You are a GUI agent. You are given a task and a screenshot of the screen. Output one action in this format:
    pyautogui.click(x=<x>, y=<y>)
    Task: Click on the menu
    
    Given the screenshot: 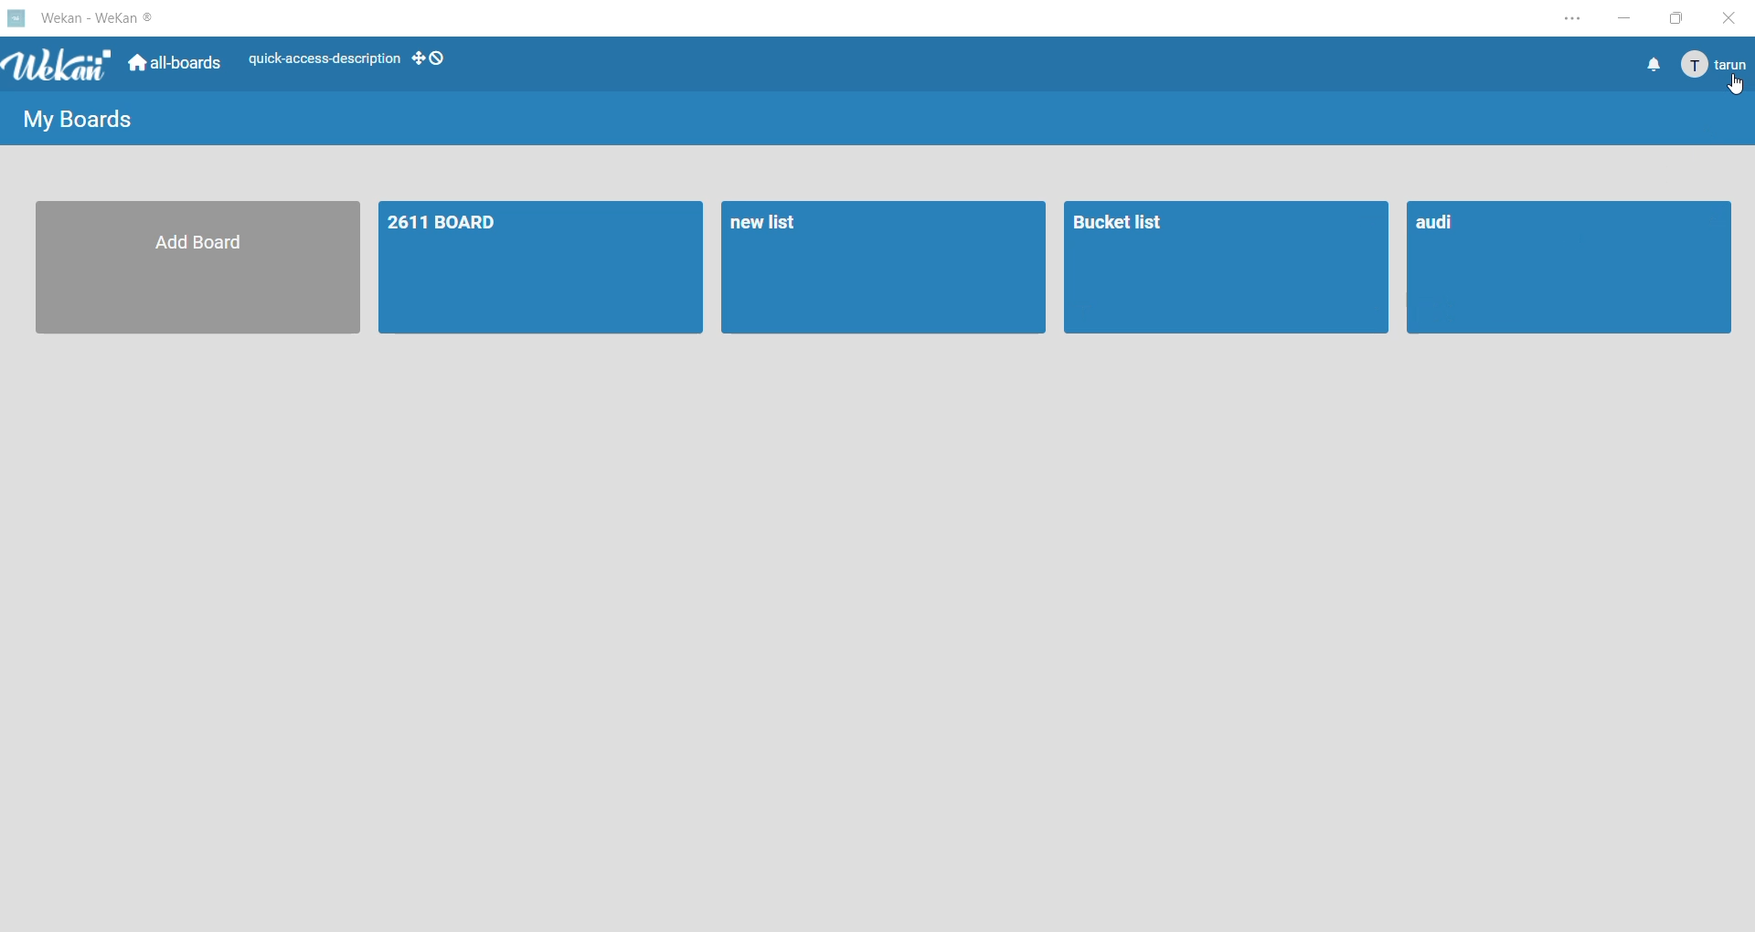 What is the action you would take?
    pyautogui.click(x=1713, y=64)
    